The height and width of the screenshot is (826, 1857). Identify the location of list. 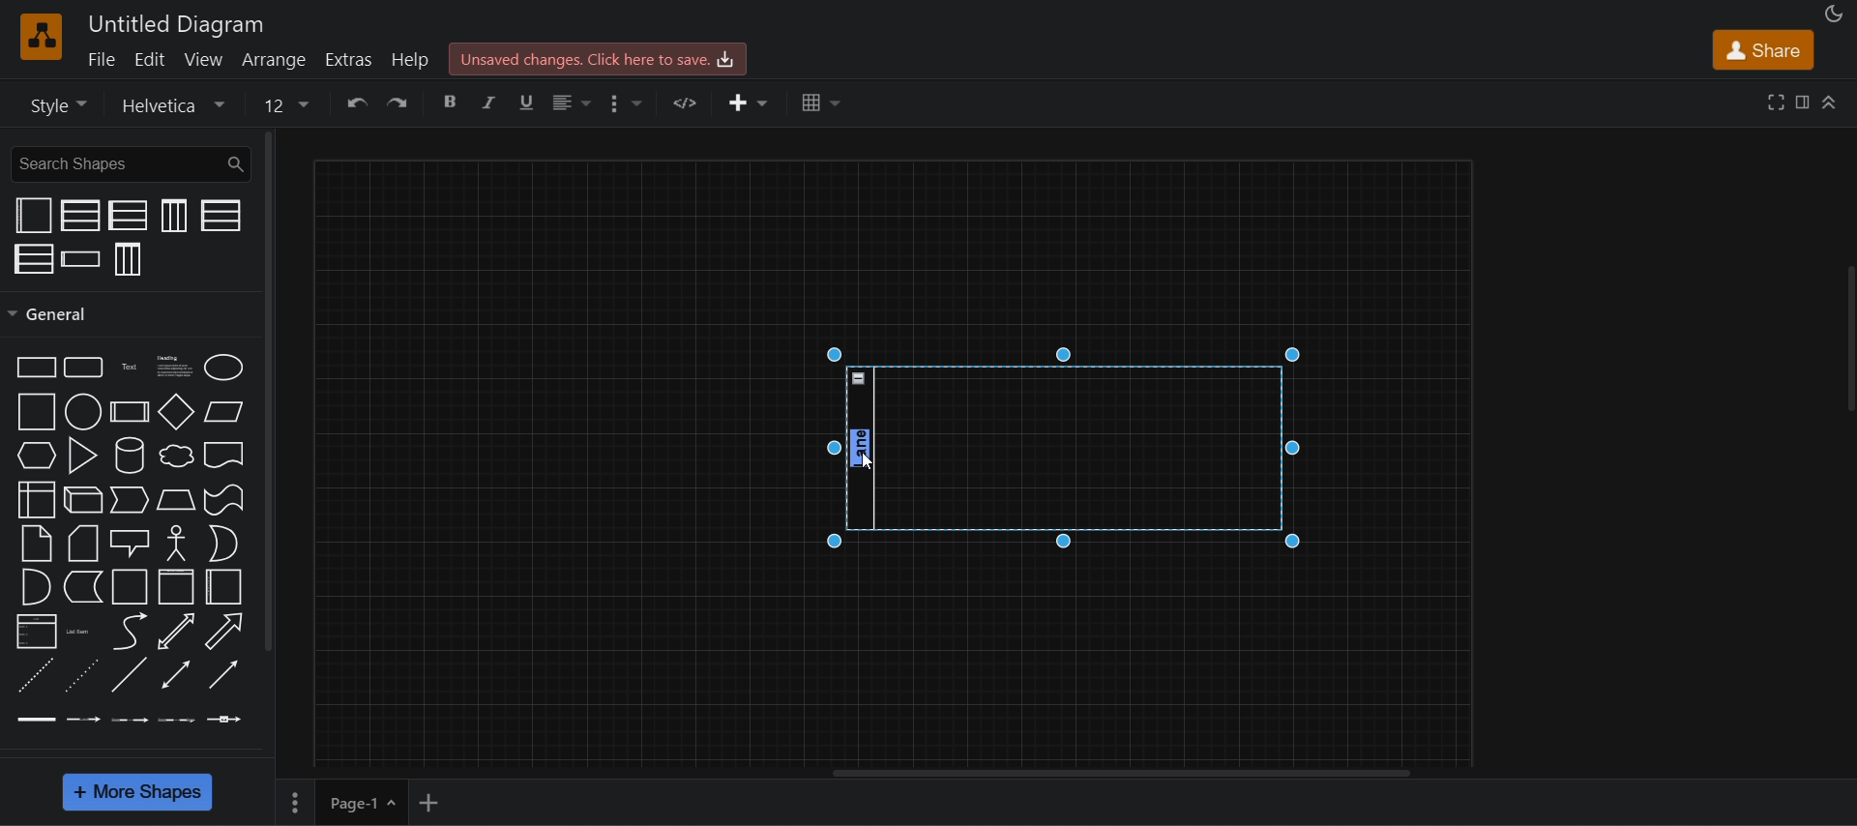
(36, 633).